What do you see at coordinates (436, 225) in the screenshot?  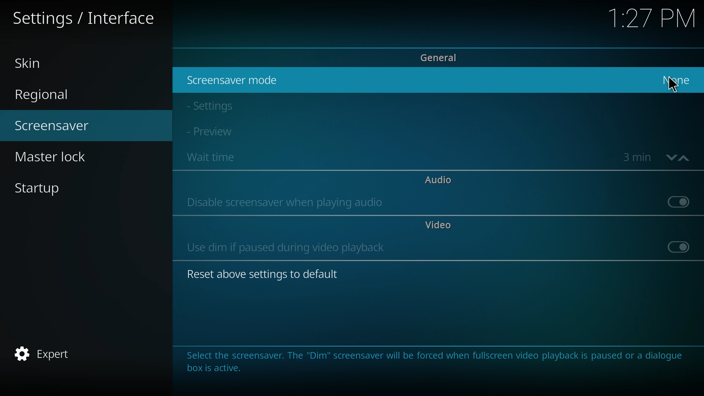 I see `video` at bounding box center [436, 225].